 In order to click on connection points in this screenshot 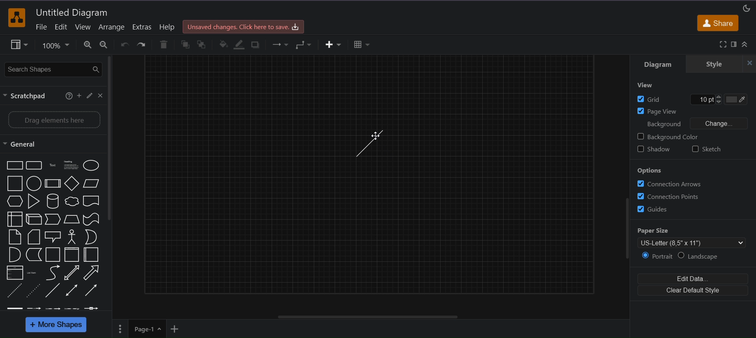, I will do `click(671, 196)`.